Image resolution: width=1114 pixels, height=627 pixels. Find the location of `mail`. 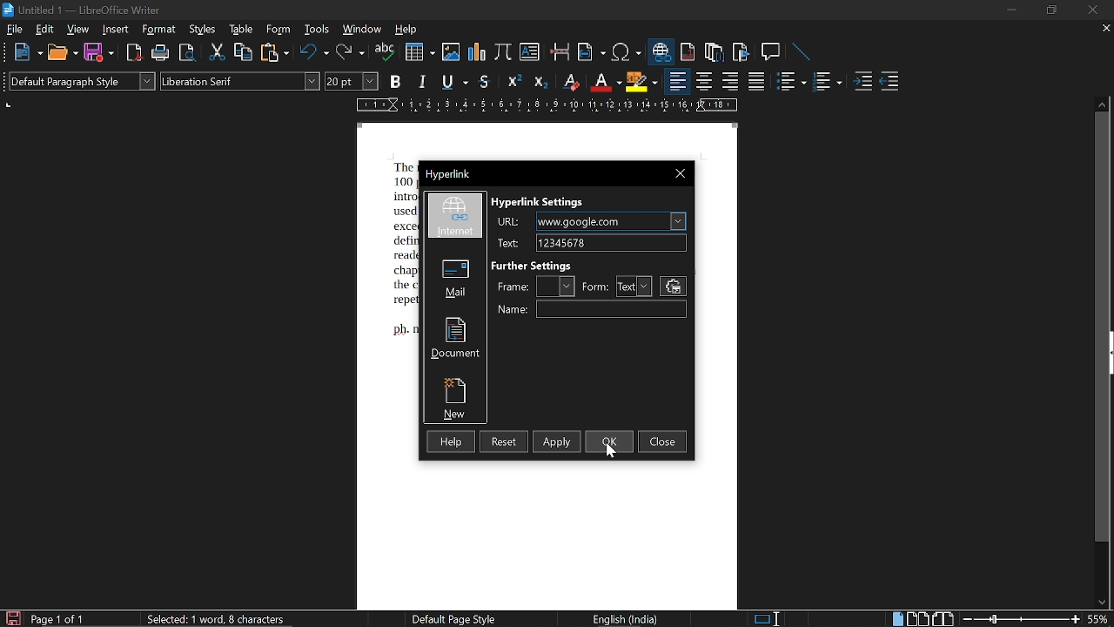

mail is located at coordinates (455, 276).